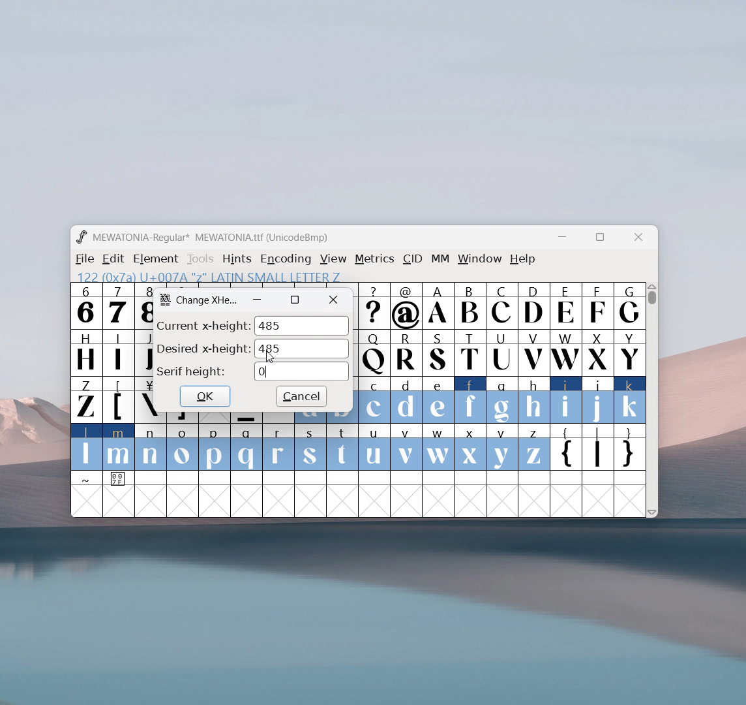 The image size is (746, 705). What do you see at coordinates (278, 448) in the screenshot?
I see `r` at bounding box center [278, 448].